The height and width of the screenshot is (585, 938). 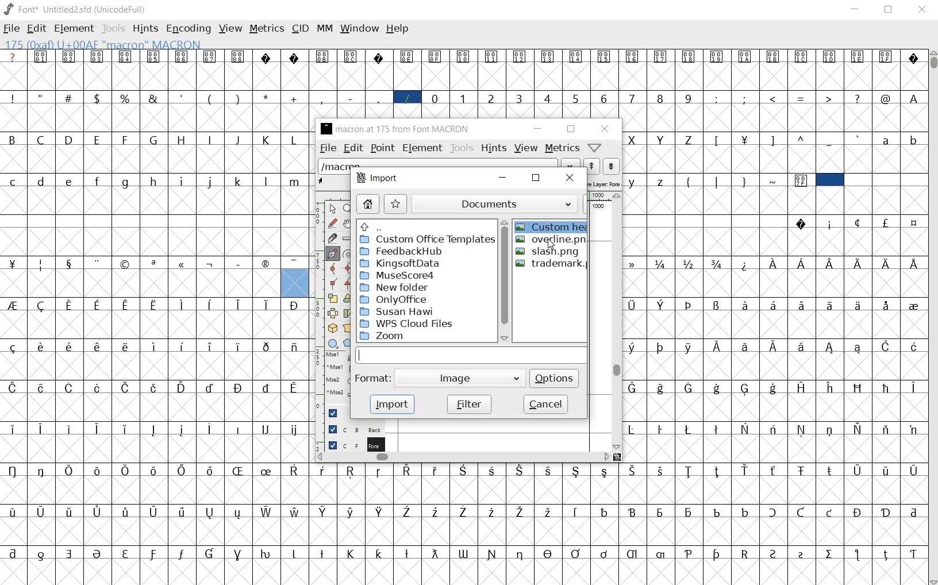 I want to click on scrollbar, so click(x=505, y=279).